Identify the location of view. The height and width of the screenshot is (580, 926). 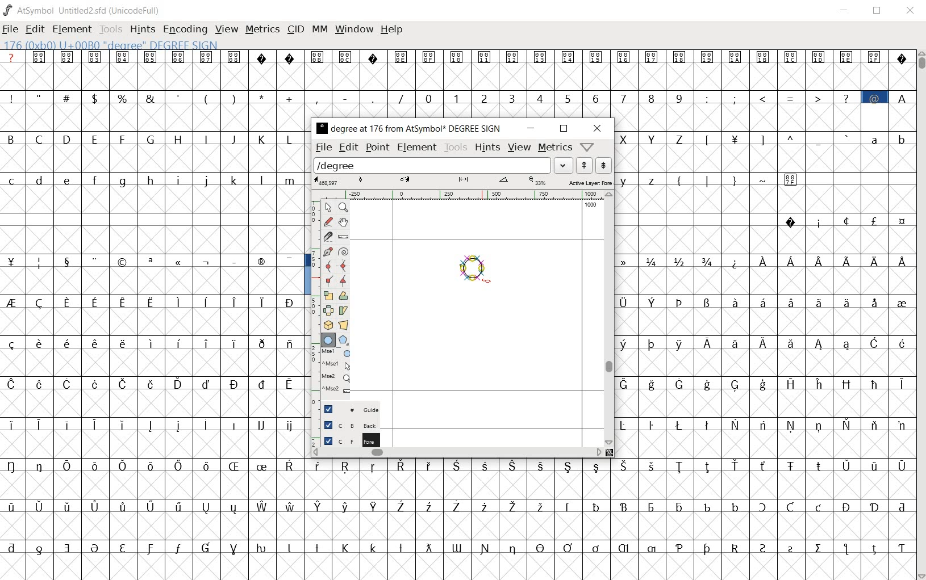
(226, 30).